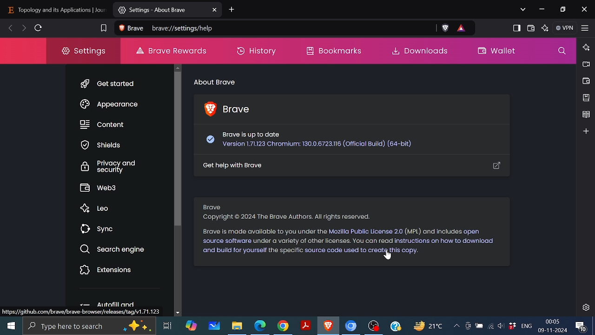 Image resolution: width=595 pixels, height=335 pixels. Describe the element at coordinates (78, 51) in the screenshot. I see `Settings` at that location.